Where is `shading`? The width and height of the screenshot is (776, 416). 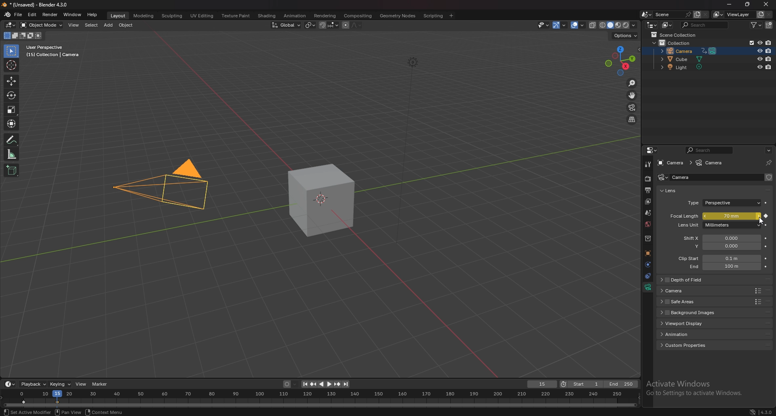
shading is located at coordinates (267, 15).